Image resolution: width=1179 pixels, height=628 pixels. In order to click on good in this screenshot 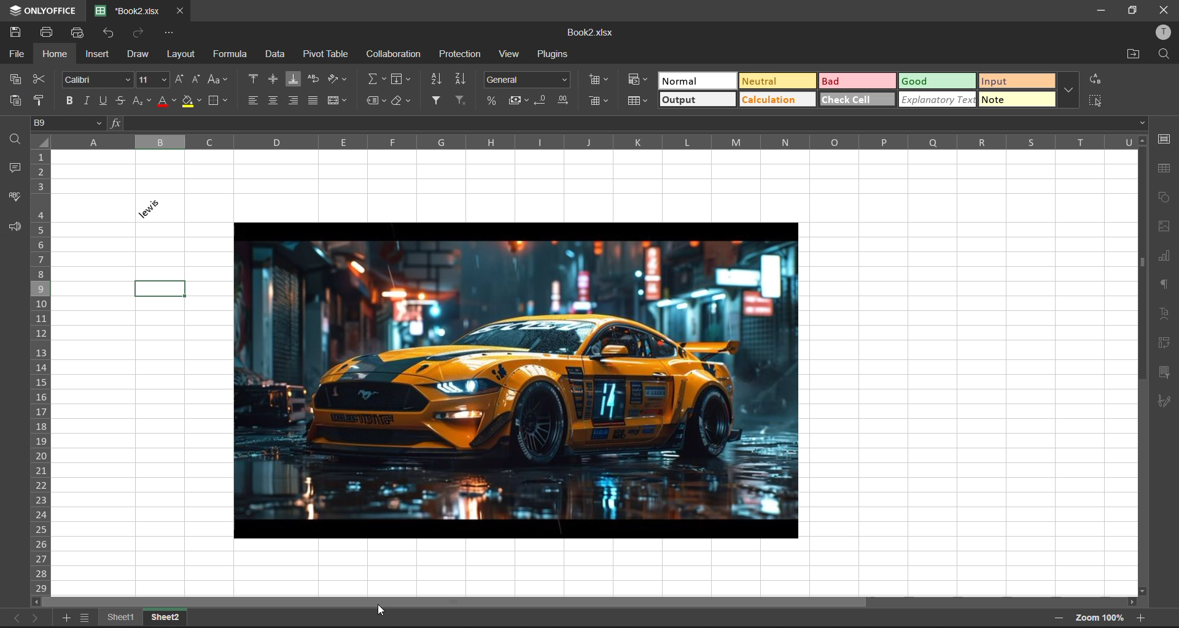, I will do `click(933, 81)`.